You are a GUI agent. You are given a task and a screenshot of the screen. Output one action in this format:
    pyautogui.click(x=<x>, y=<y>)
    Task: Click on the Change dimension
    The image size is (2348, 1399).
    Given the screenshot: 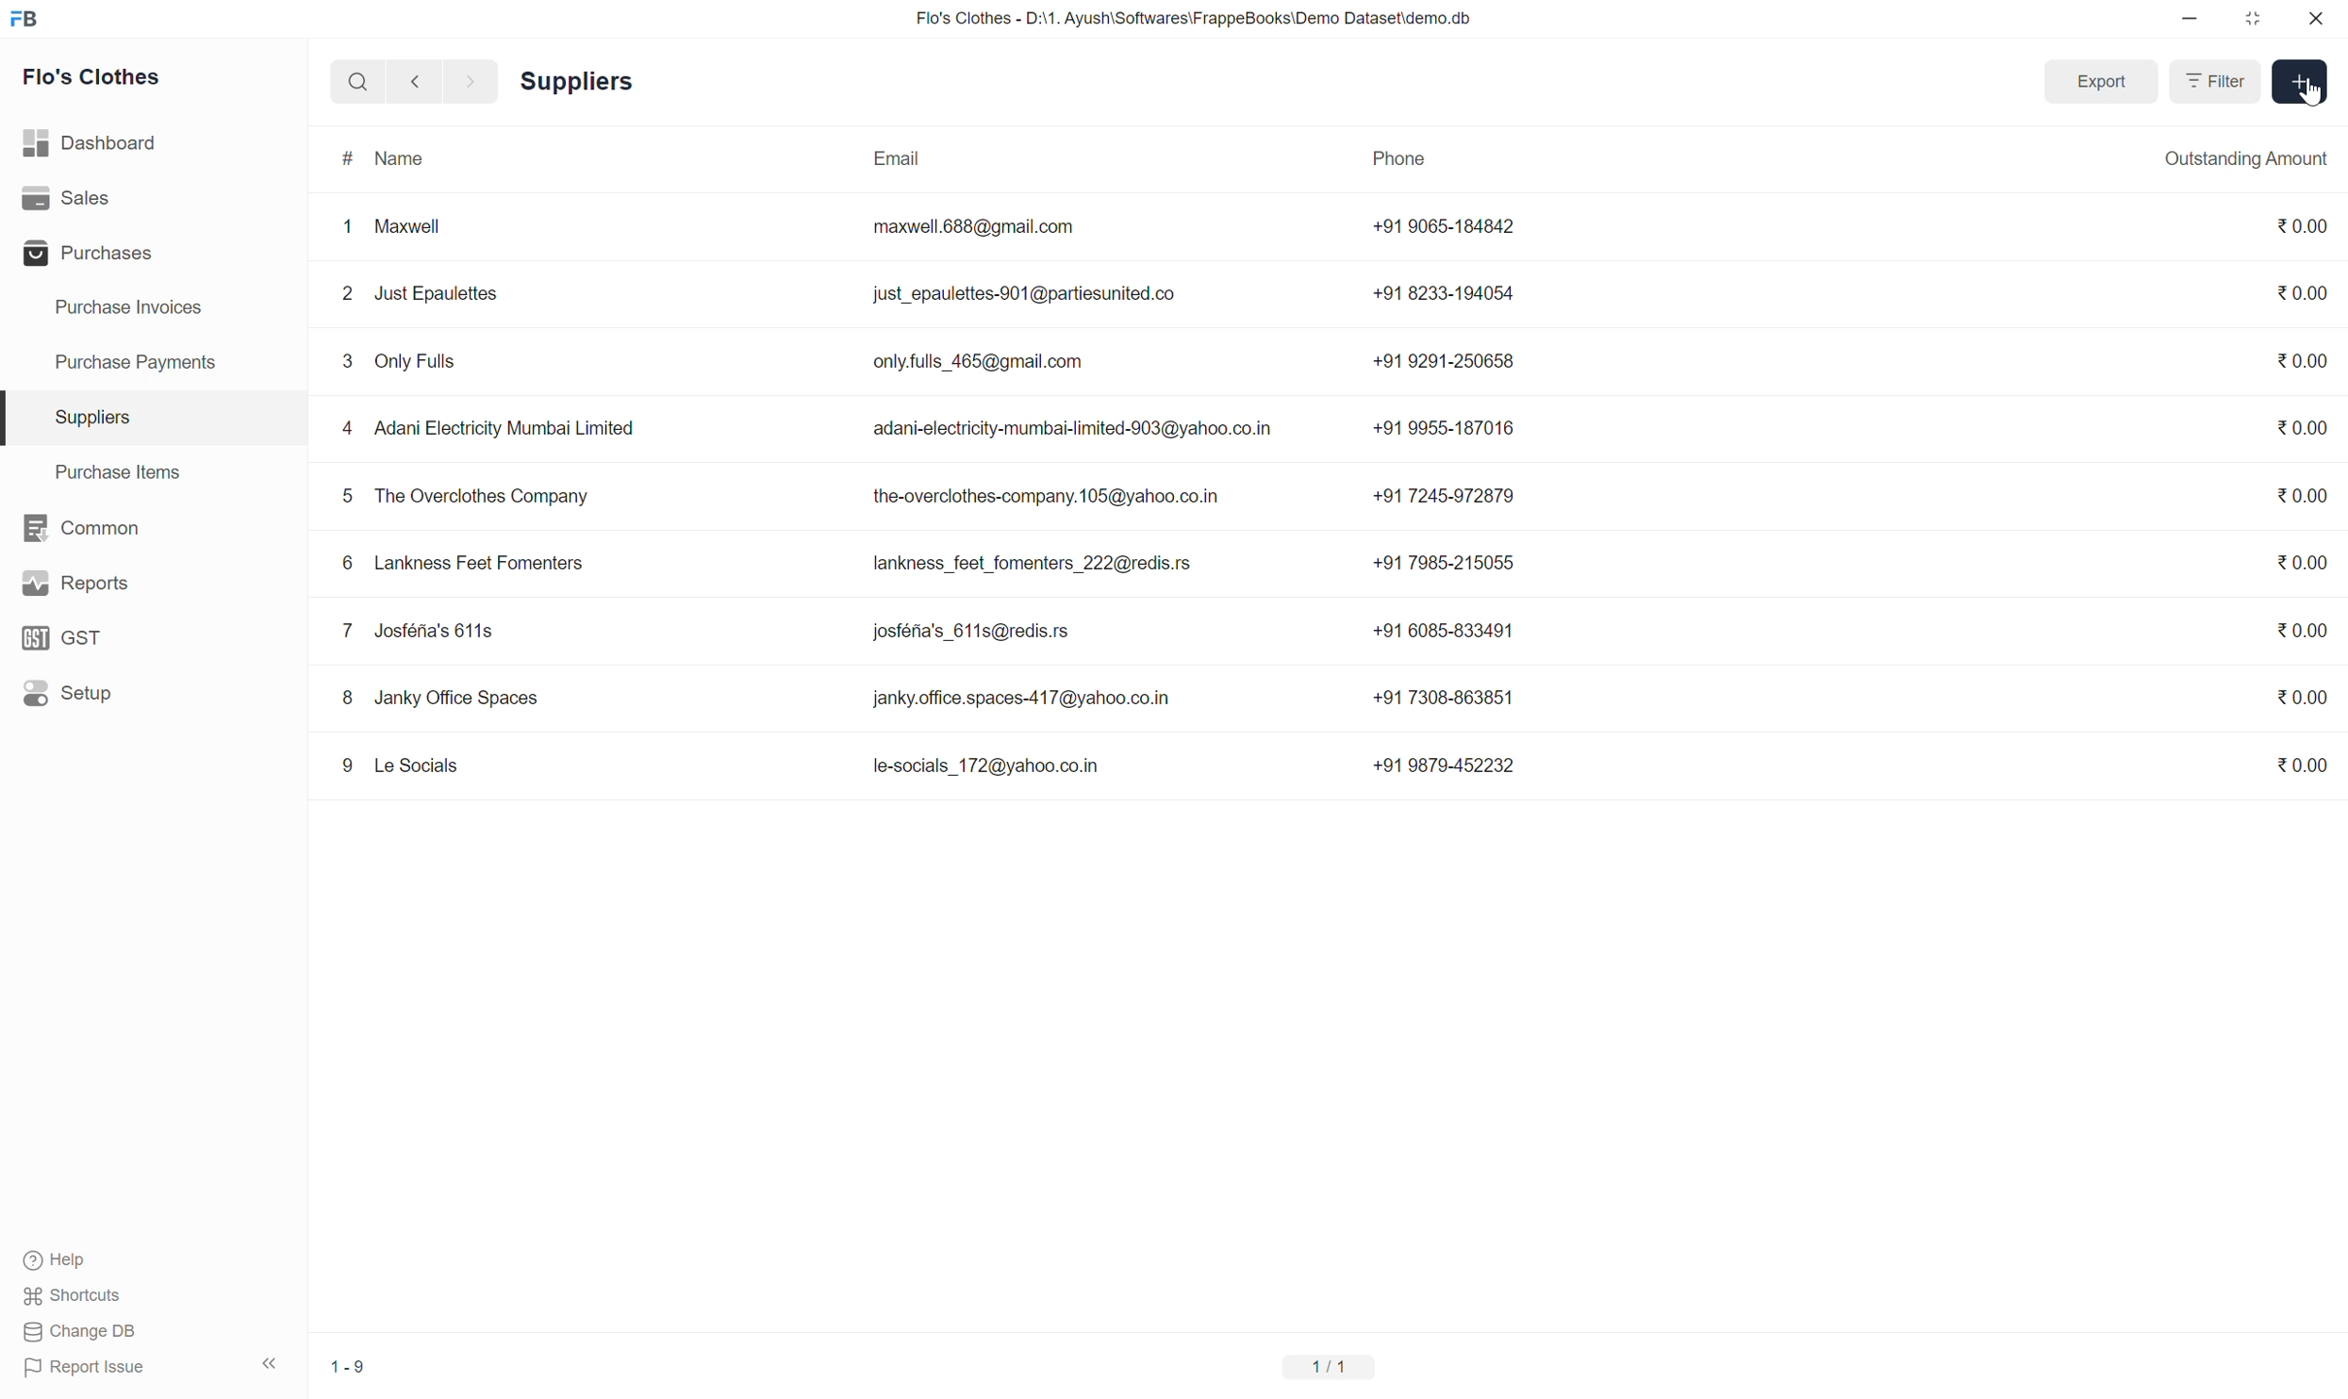 What is the action you would take?
    pyautogui.click(x=2253, y=19)
    